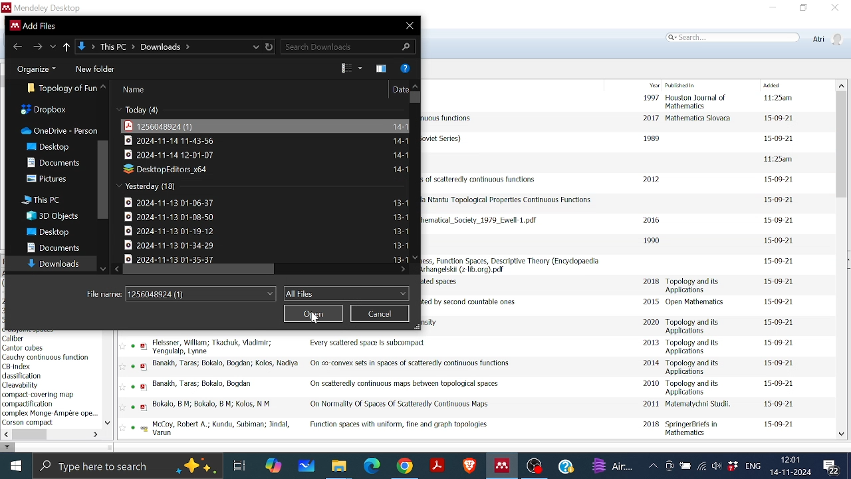 This screenshot has width=851, height=479. I want to click on Notifications, so click(834, 466).